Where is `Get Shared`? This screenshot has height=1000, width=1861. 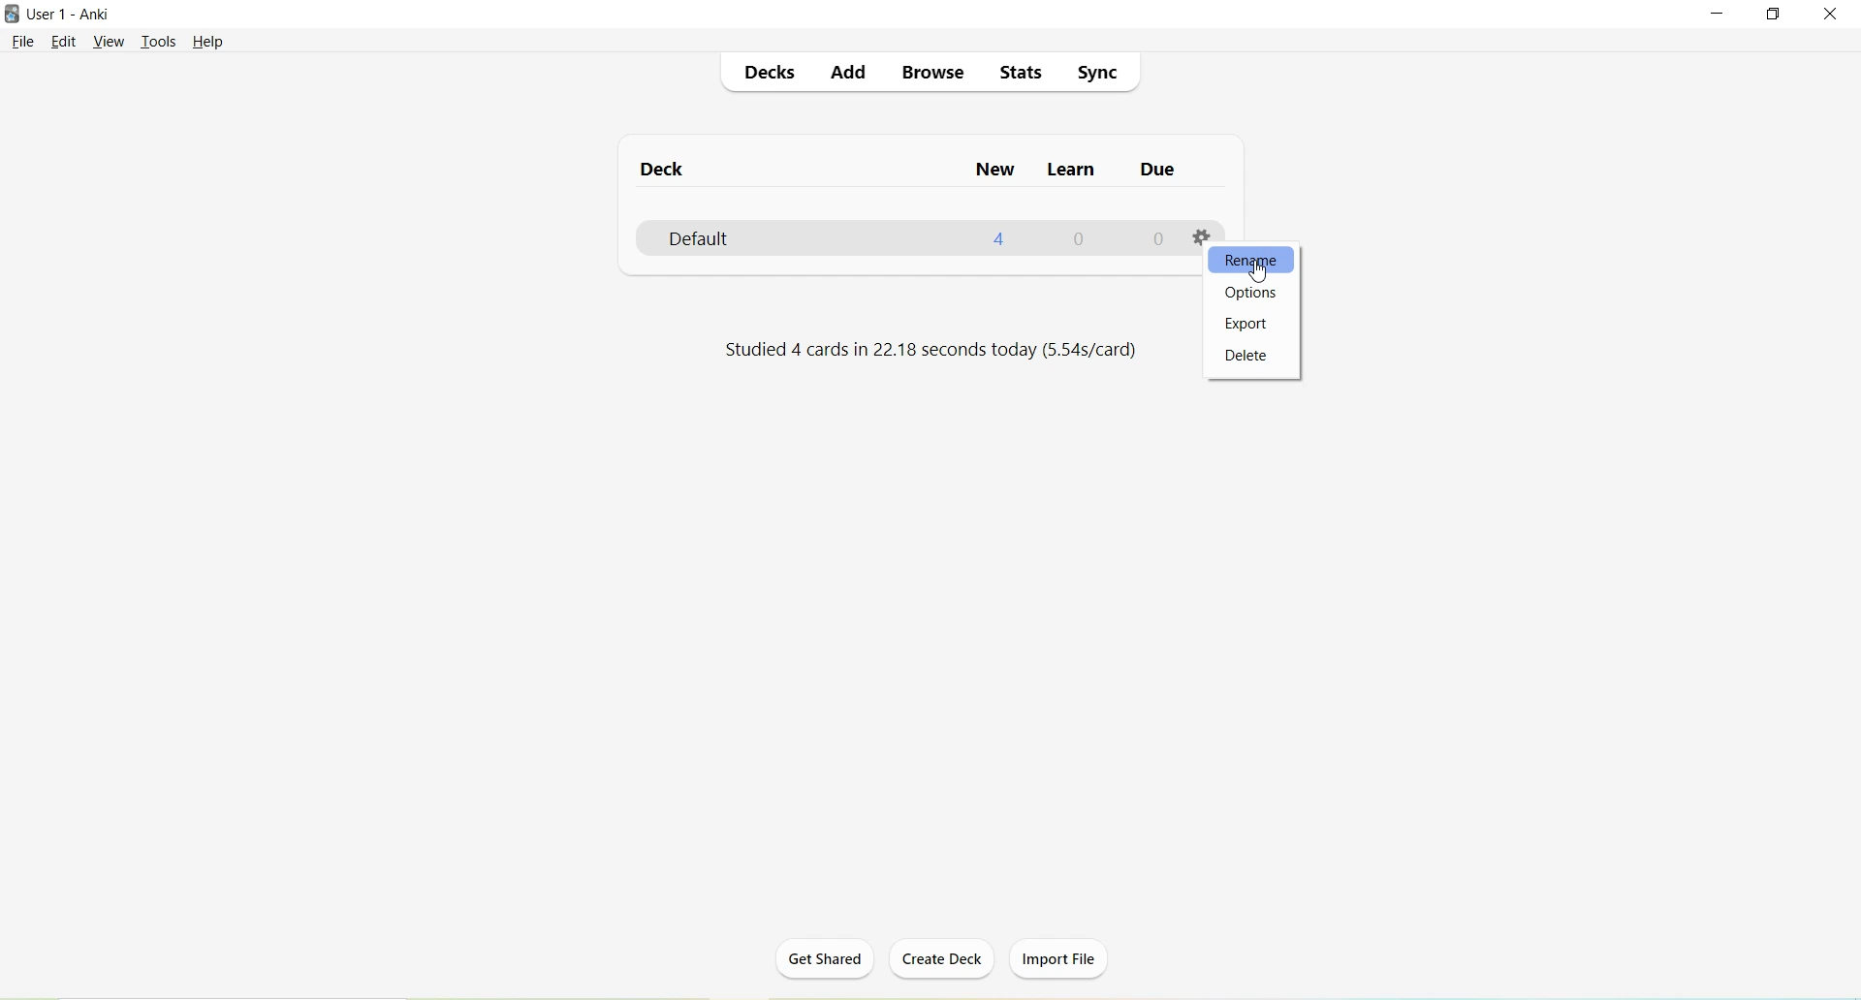 Get Shared is located at coordinates (821, 964).